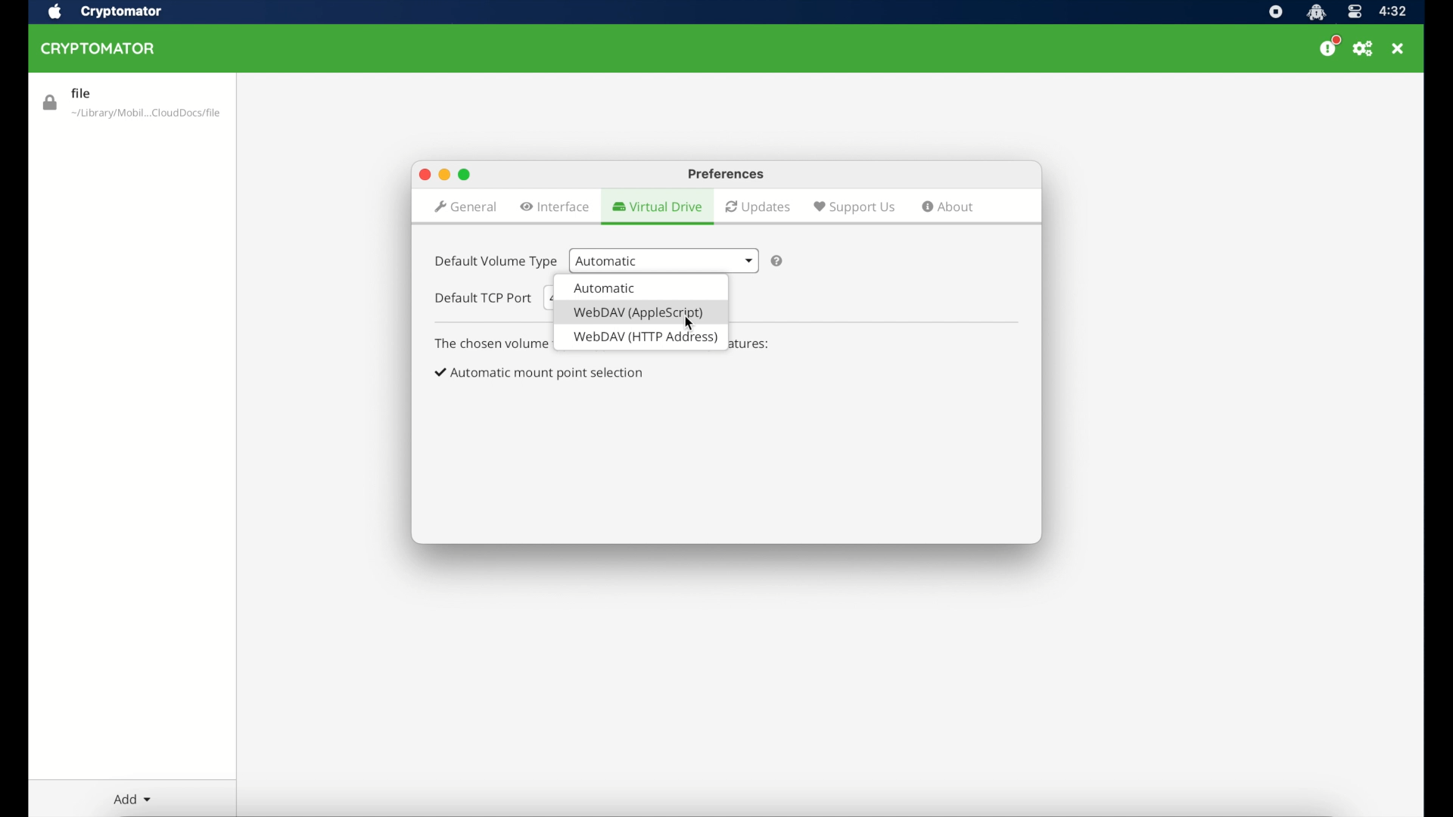  Describe the element at coordinates (492, 343) in the screenshot. I see `info` at that location.